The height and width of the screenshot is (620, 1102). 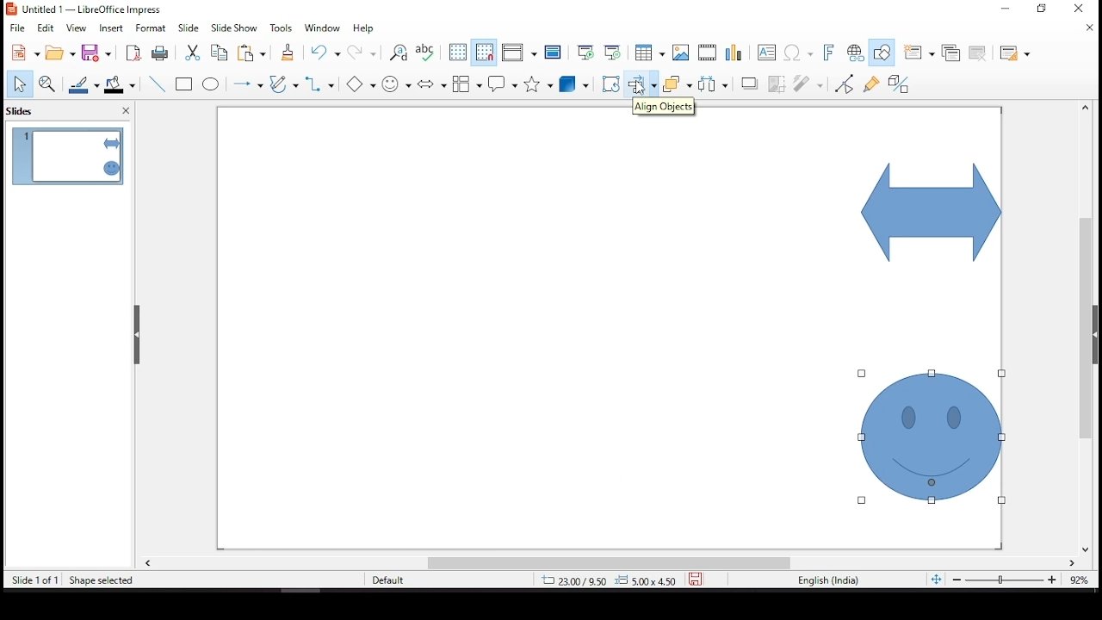 What do you see at coordinates (1082, 8) in the screenshot?
I see `close window` at bounding box center [1082, 8].